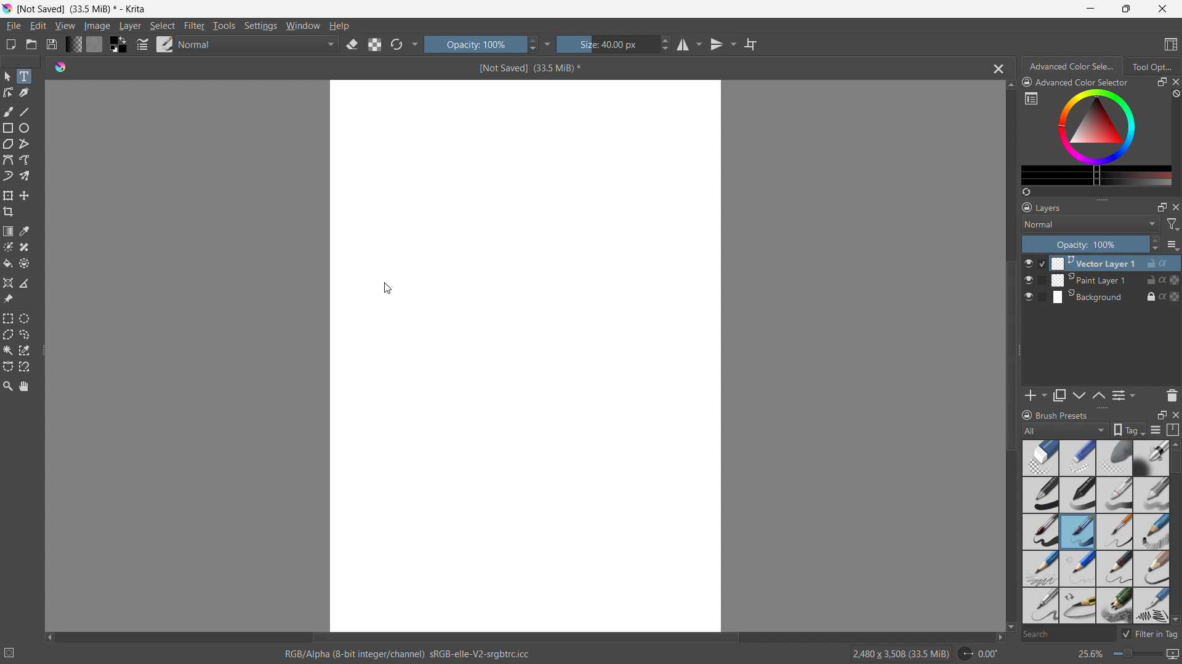 This screenshot has width=1182, height=664. Describe the element at coordinates (73, 44) in the screenshot. I see `fill gradients` at that location.